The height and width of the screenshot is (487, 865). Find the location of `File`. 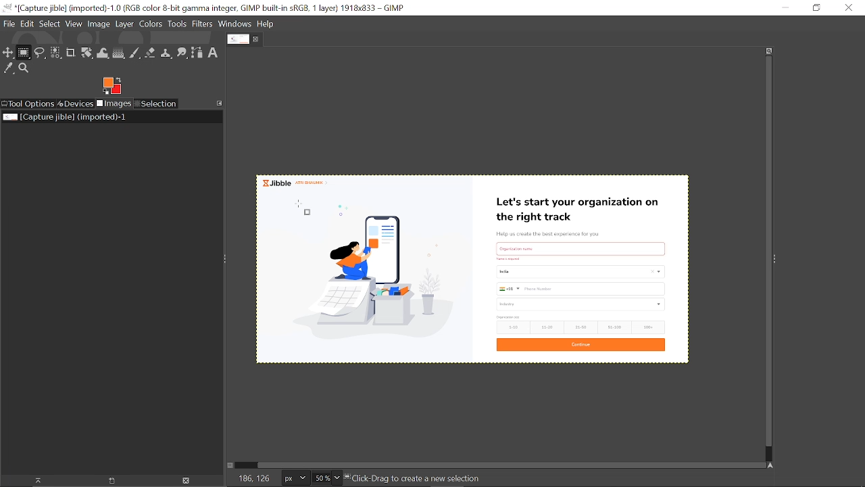

File is located at coordinates (8, 25).